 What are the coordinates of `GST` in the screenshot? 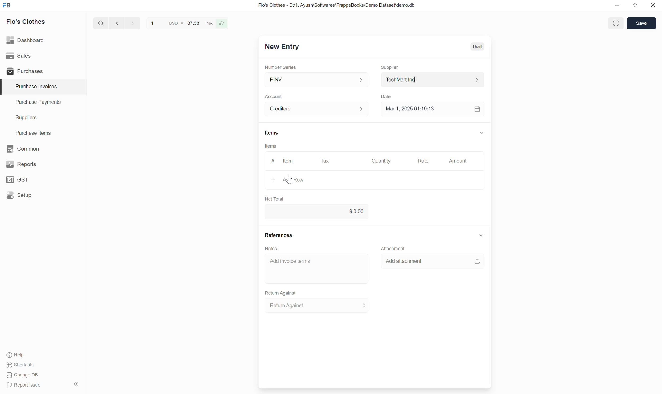 It's located at (20, 179).